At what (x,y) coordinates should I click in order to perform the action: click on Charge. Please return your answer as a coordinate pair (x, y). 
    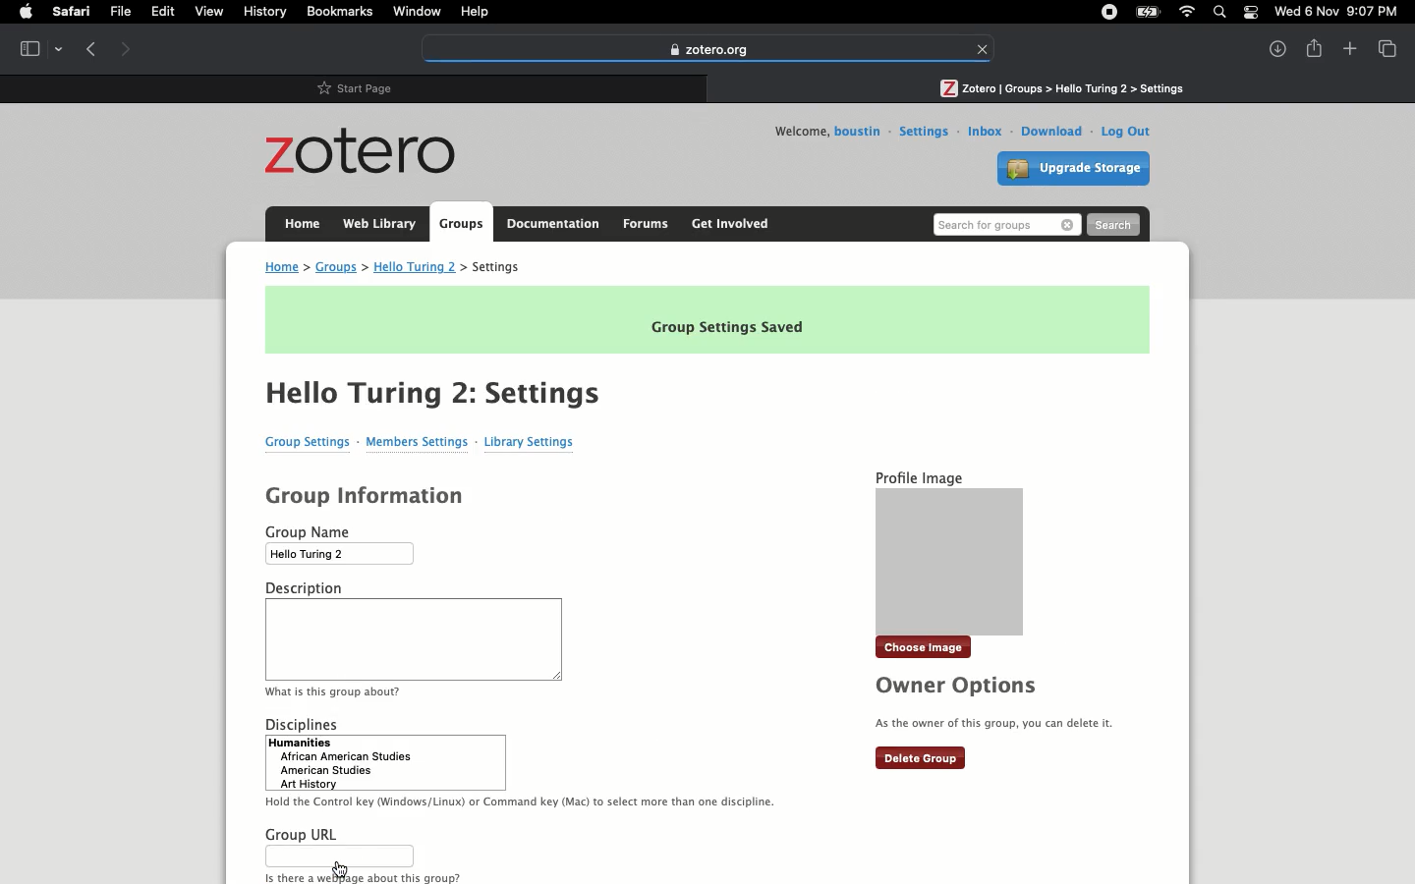
    Looking at the image, I should click on (1144, 12).